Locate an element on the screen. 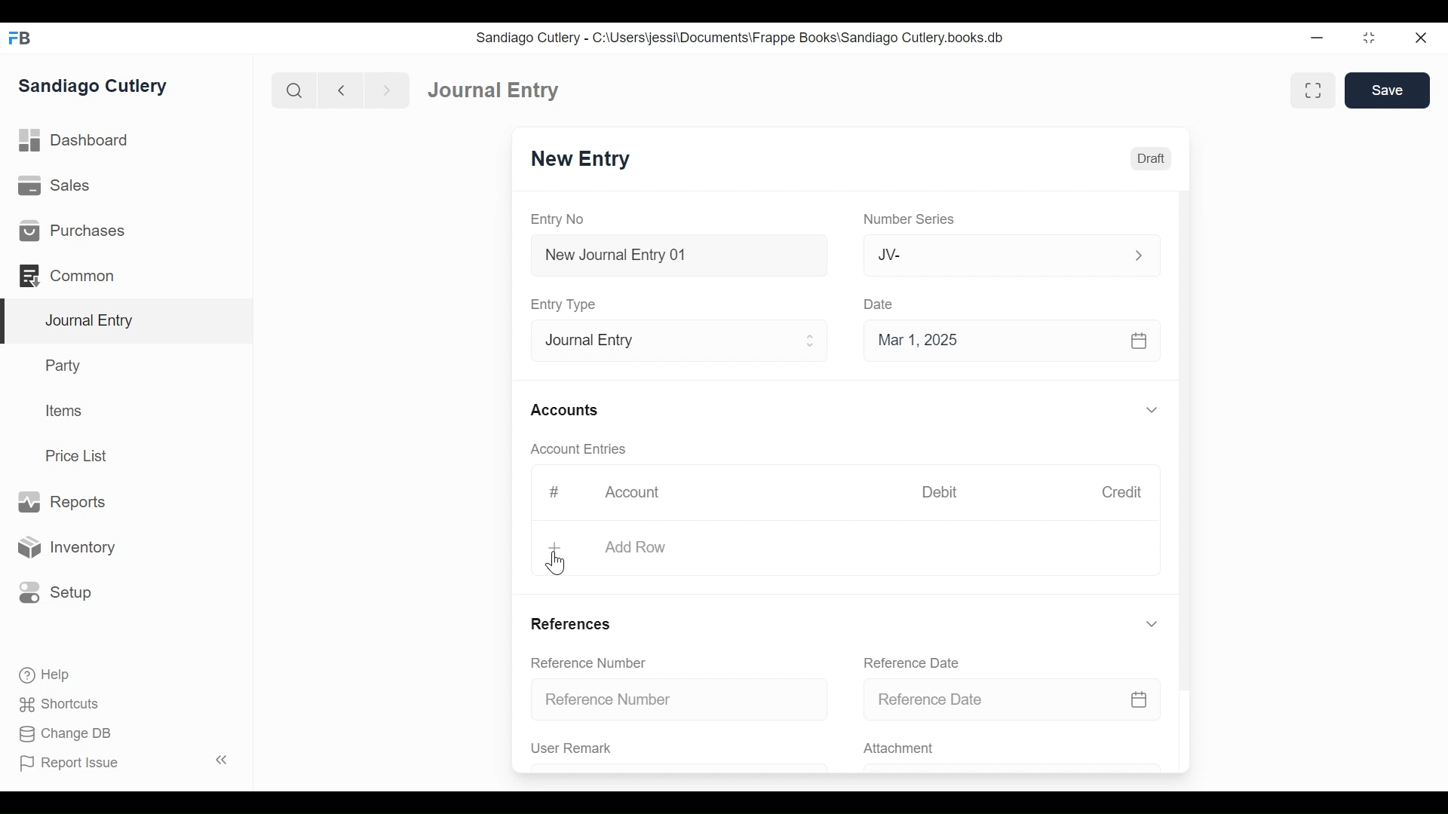  Reference Number is located at coordinates (676, 700).